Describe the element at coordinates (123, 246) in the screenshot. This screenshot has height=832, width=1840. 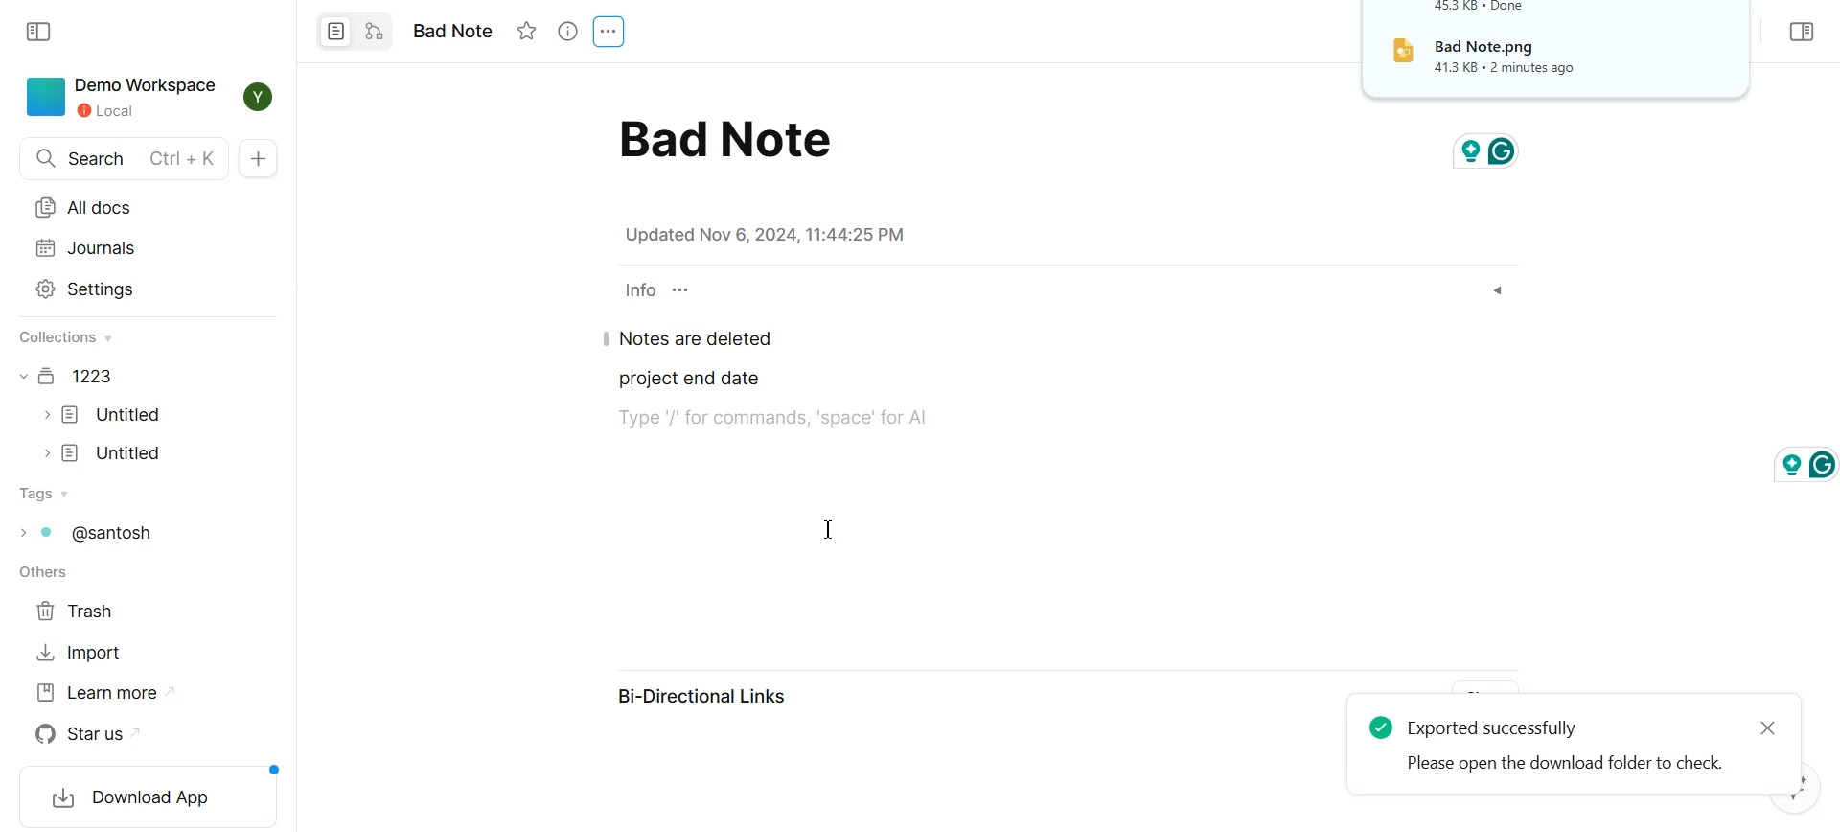
I see `Journals` at that location.